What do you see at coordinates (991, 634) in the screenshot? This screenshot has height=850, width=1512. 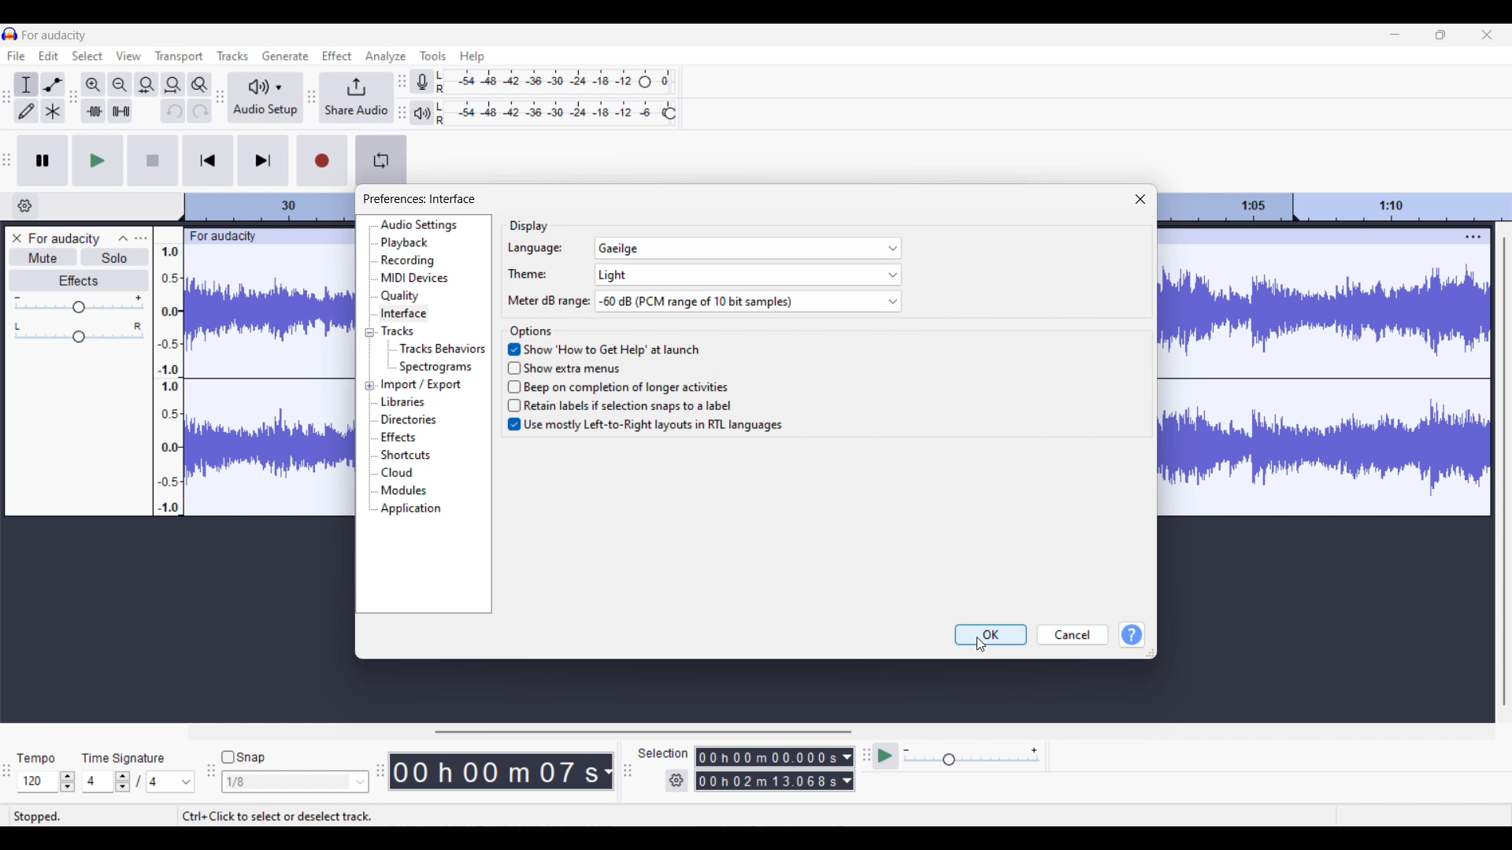 I see `OK highlighted by cursor` at bounding box center [991, 634].